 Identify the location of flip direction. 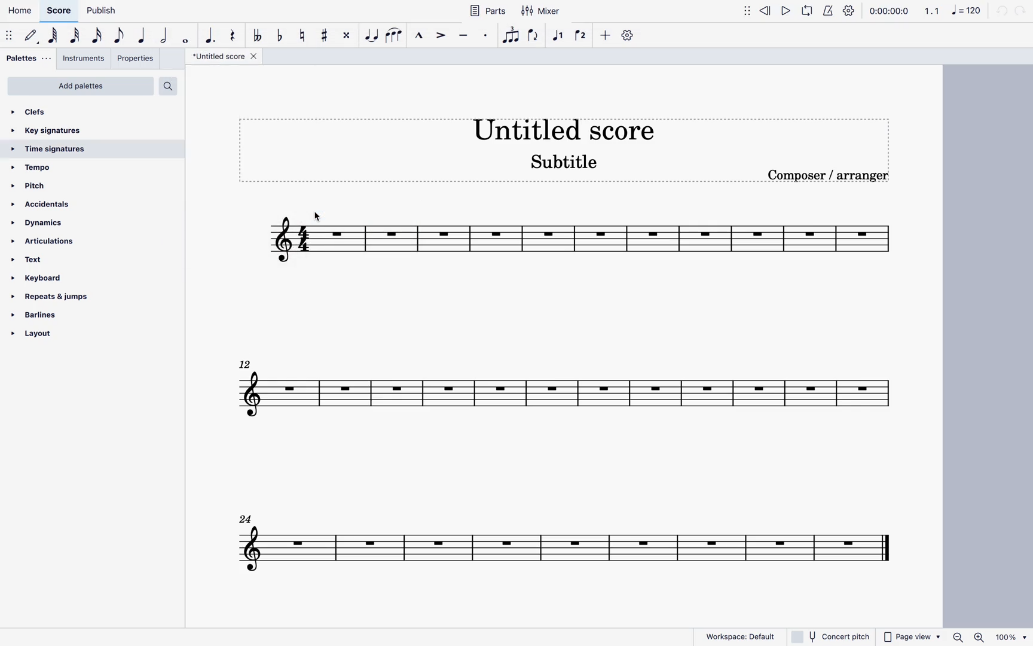
(531, 39).